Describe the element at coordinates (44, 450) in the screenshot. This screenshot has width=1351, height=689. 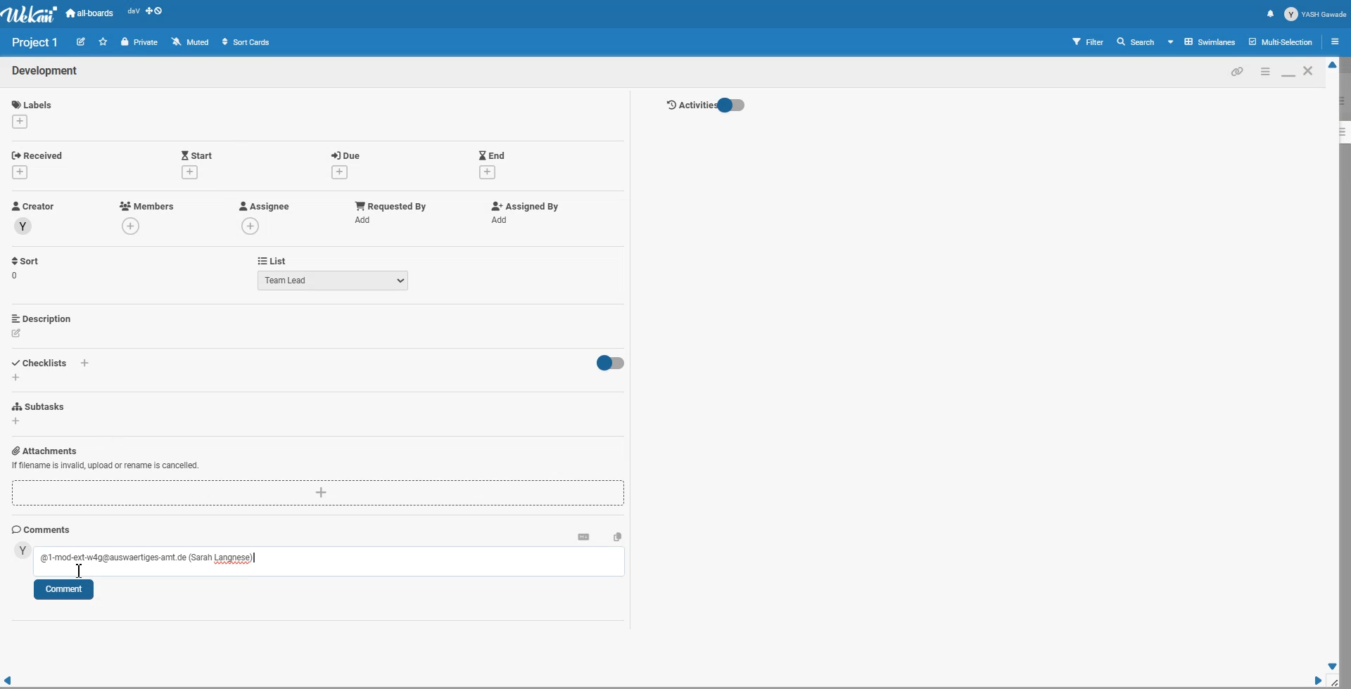
I see `Add Attachments` at that location.